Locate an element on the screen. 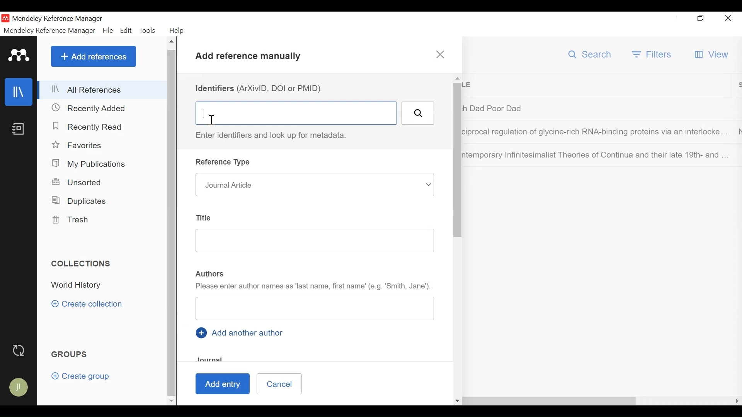 The height and width of the screenshot is (417, 742). Trash is located at coordinates (71, 220).